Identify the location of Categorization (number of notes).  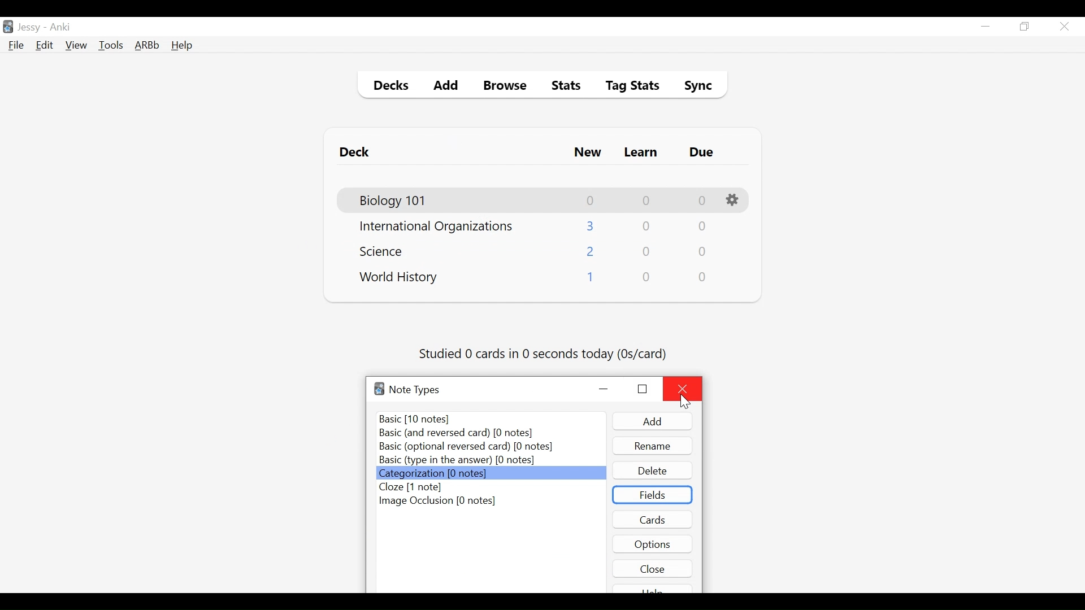
(489, 474).